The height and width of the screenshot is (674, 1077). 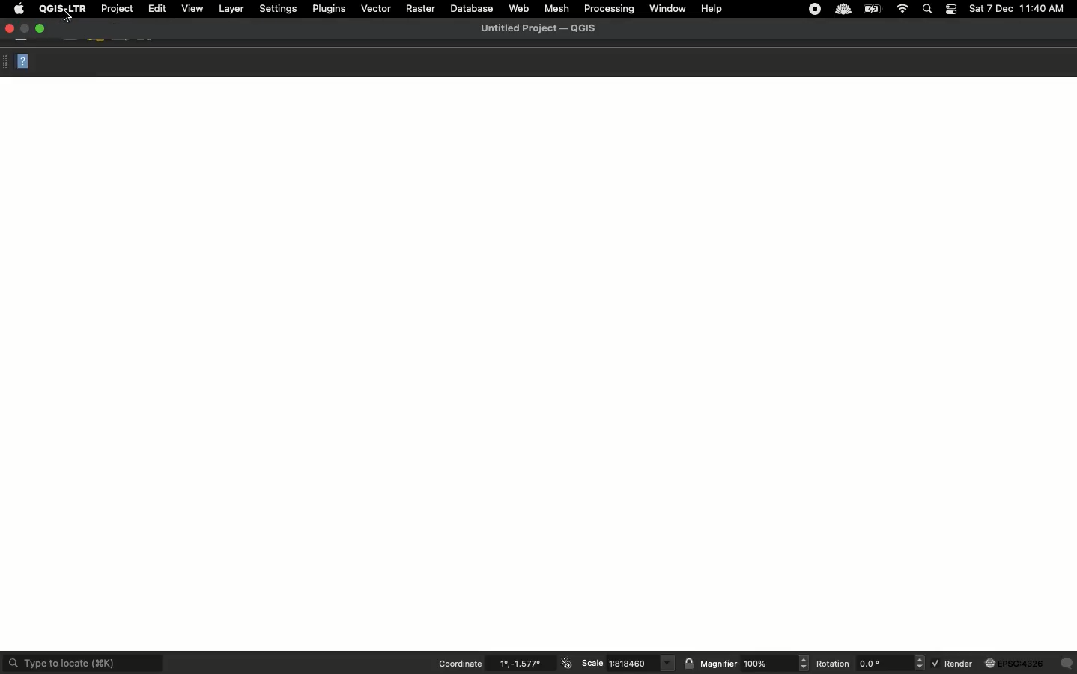 I want to click on Type to locate, so click(x=85, y=662).